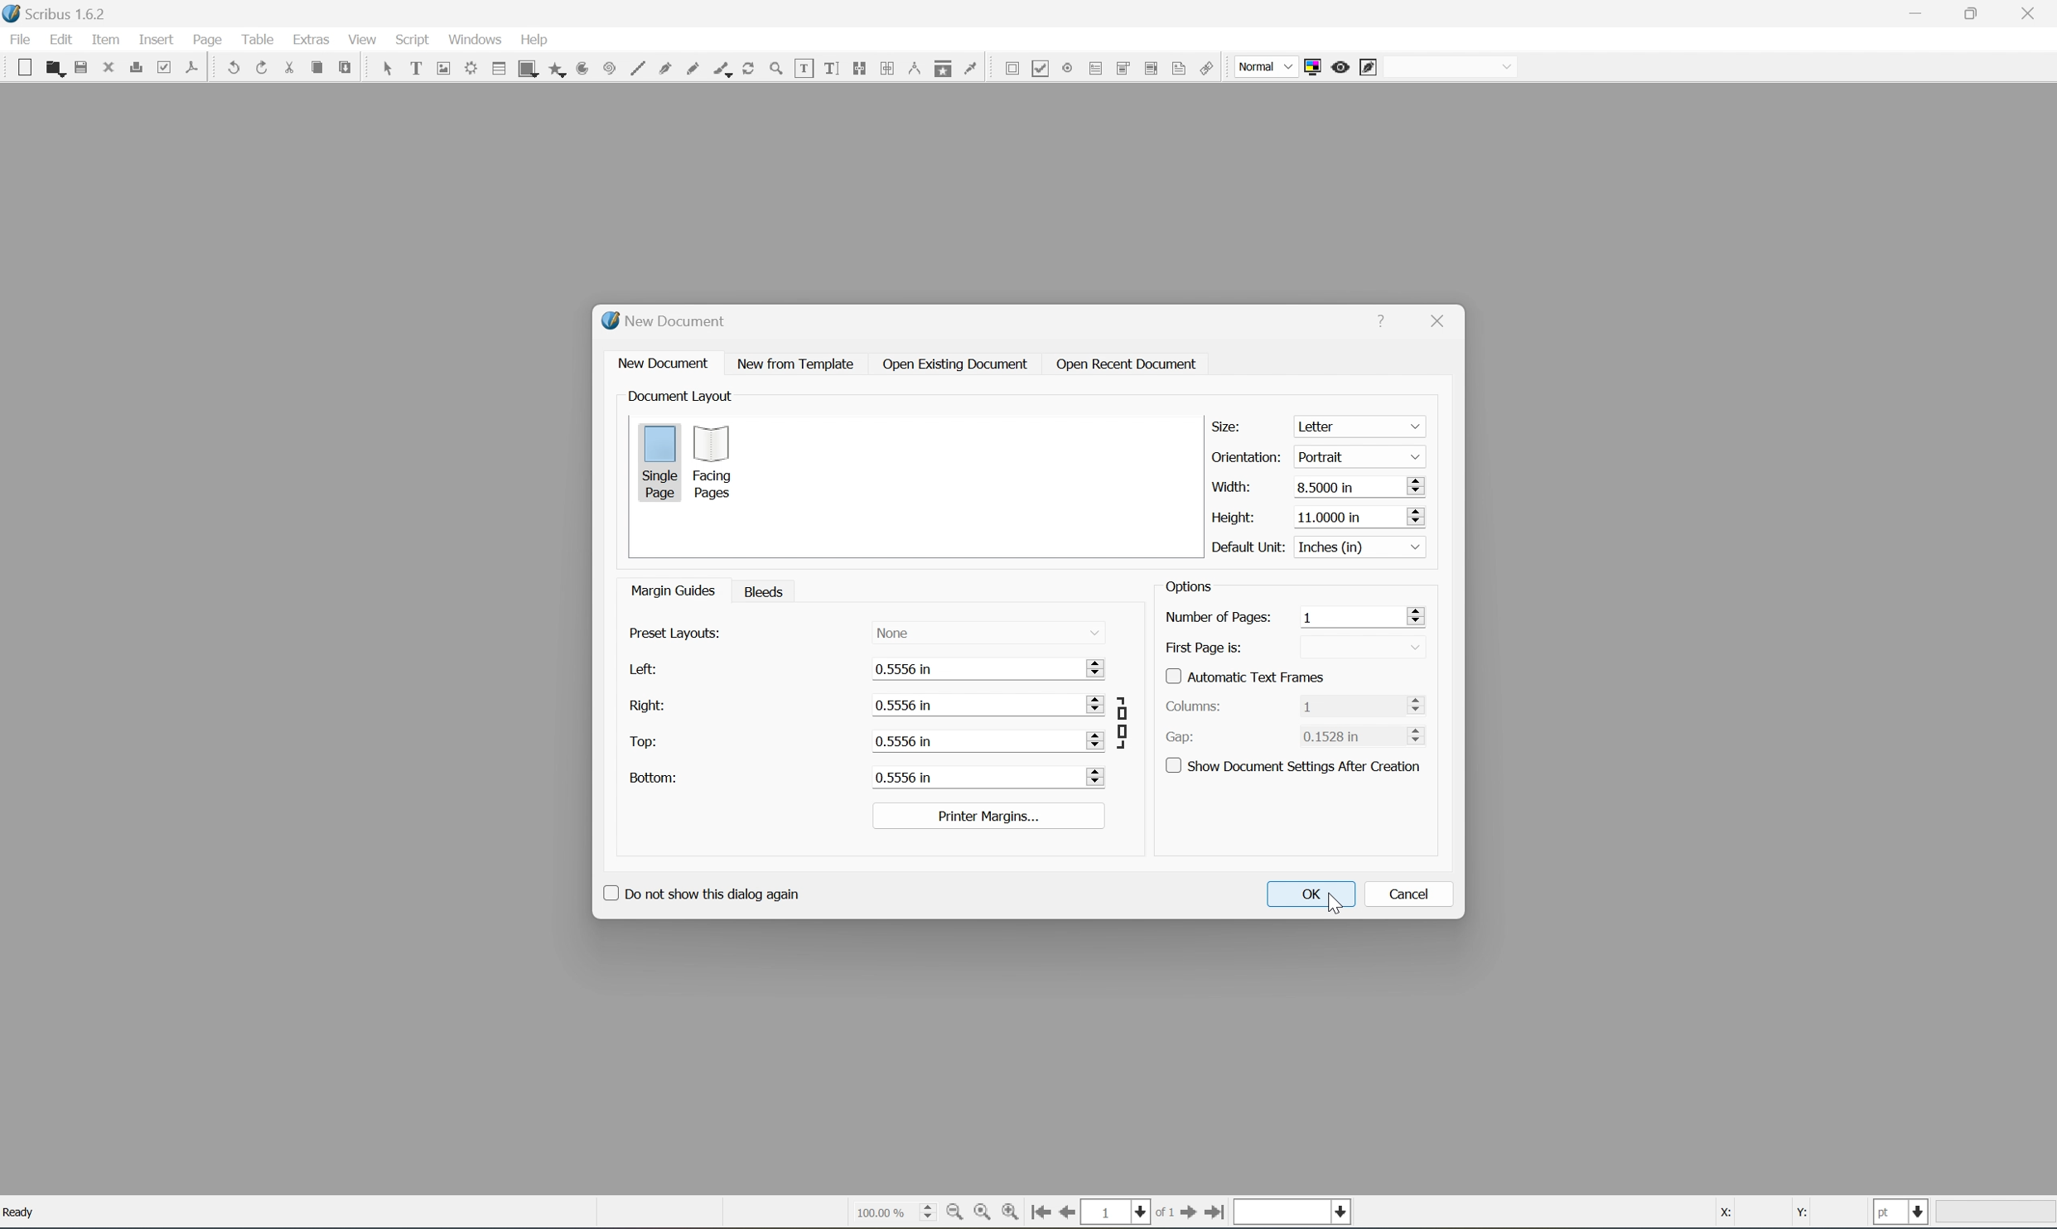 The width and height of the screenshot is (2057, 1229). Describe the element at coordinates (707, 893) in the screenshot. I see `Do not show this dialog again` at that location.